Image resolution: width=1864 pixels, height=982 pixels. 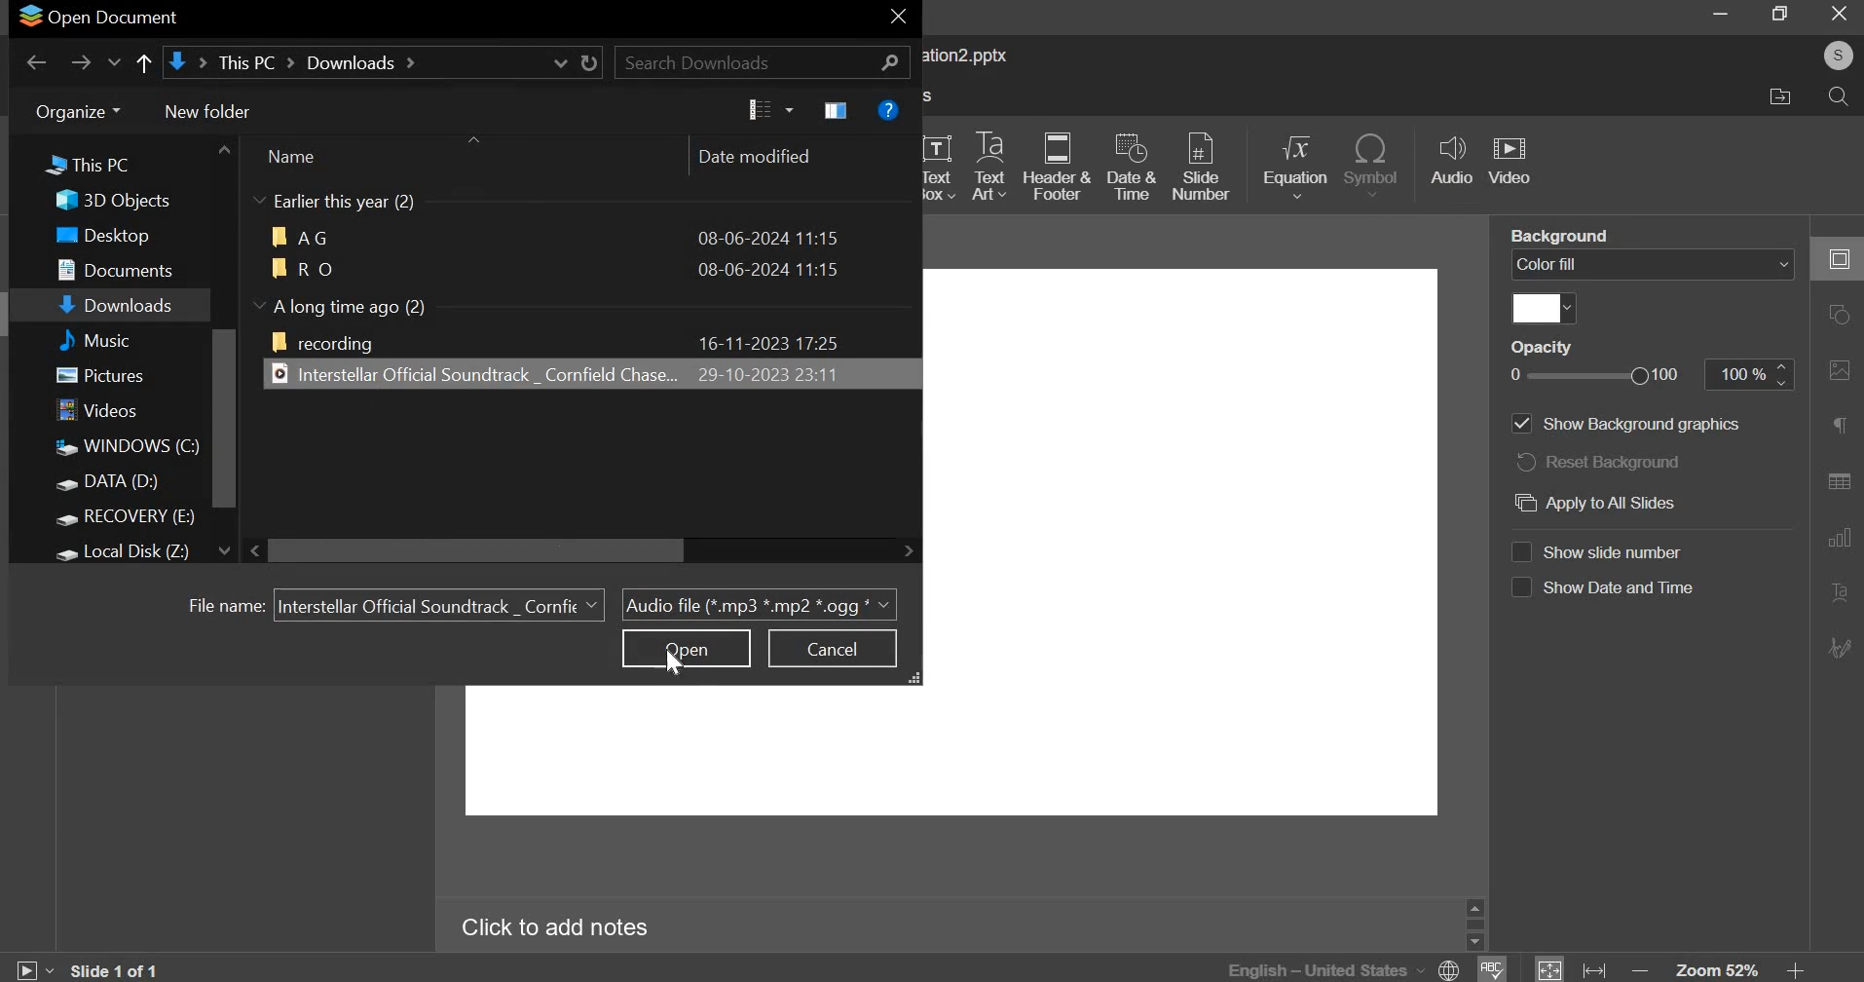 I want to click on text art settings, so click(x=1837, y=591).